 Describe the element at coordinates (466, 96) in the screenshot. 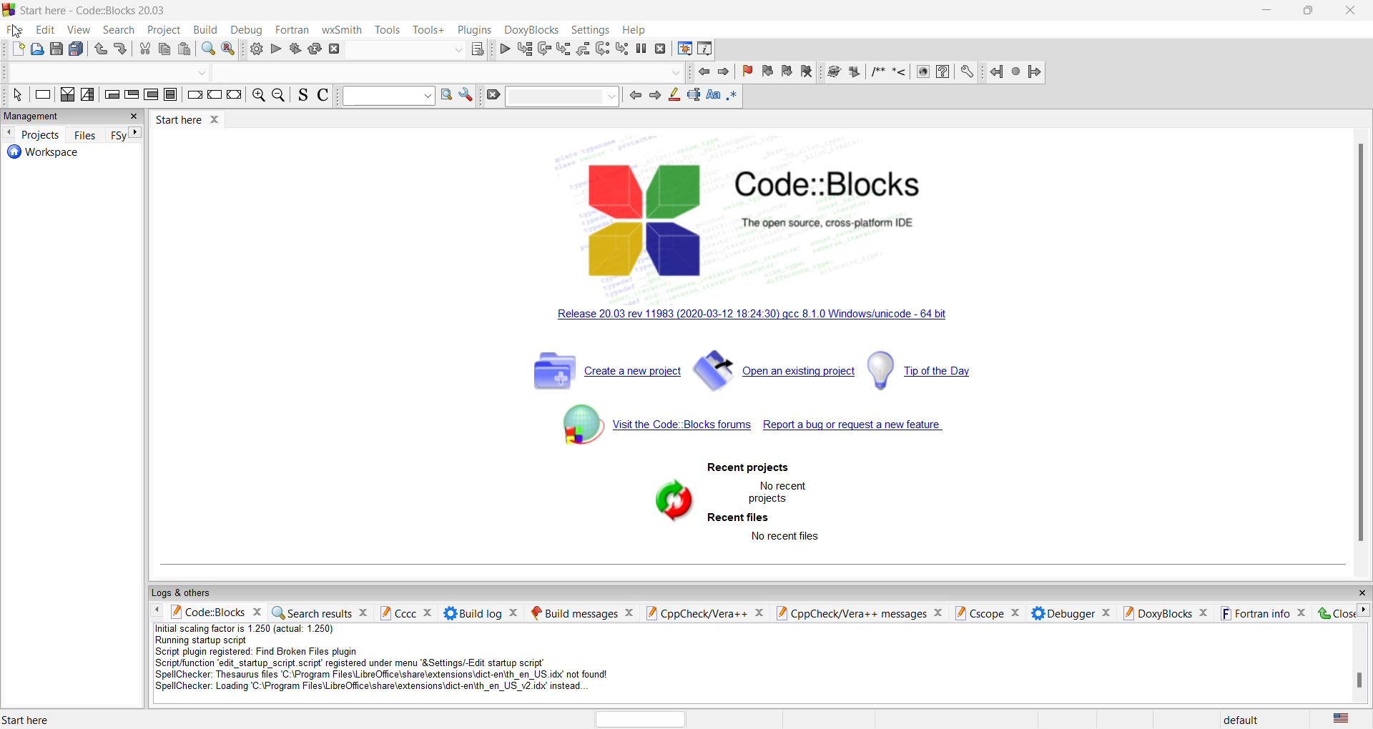

I see `settings` at that location.